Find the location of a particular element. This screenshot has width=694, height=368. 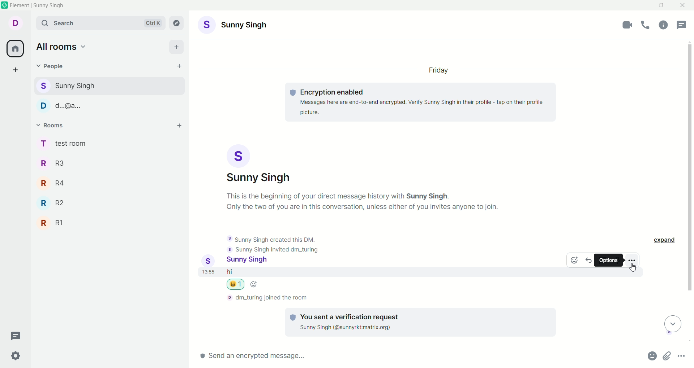

add is located at coordinates (177, 48).